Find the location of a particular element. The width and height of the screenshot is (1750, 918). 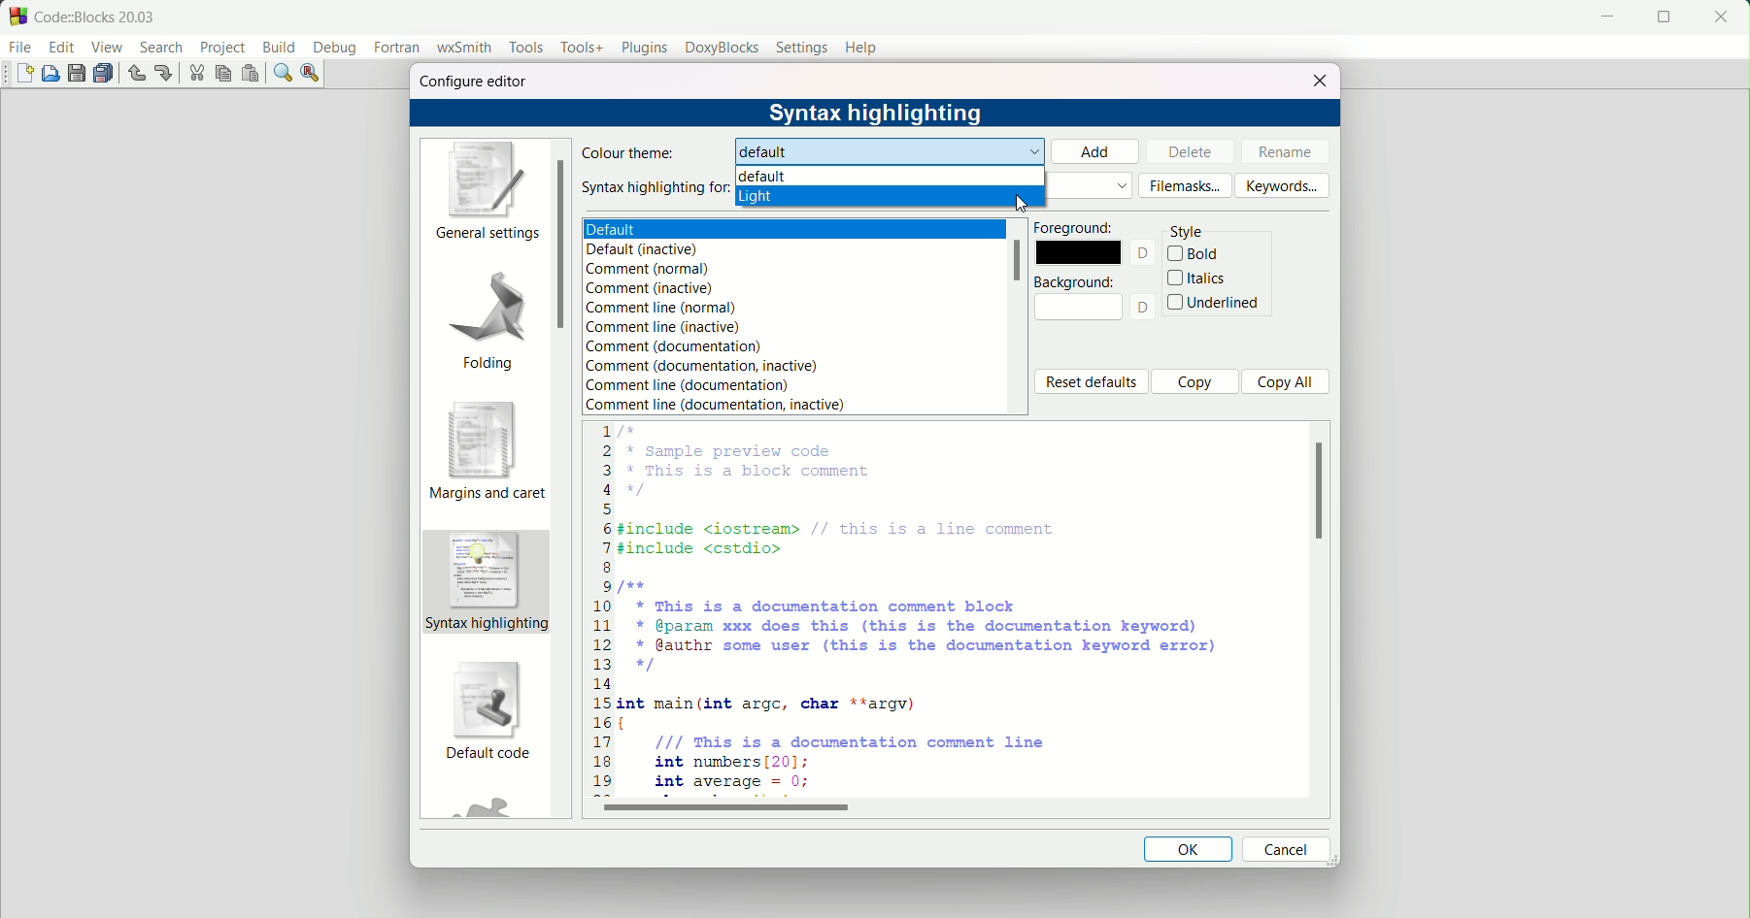

rename is located at coordinates (1281, 150).